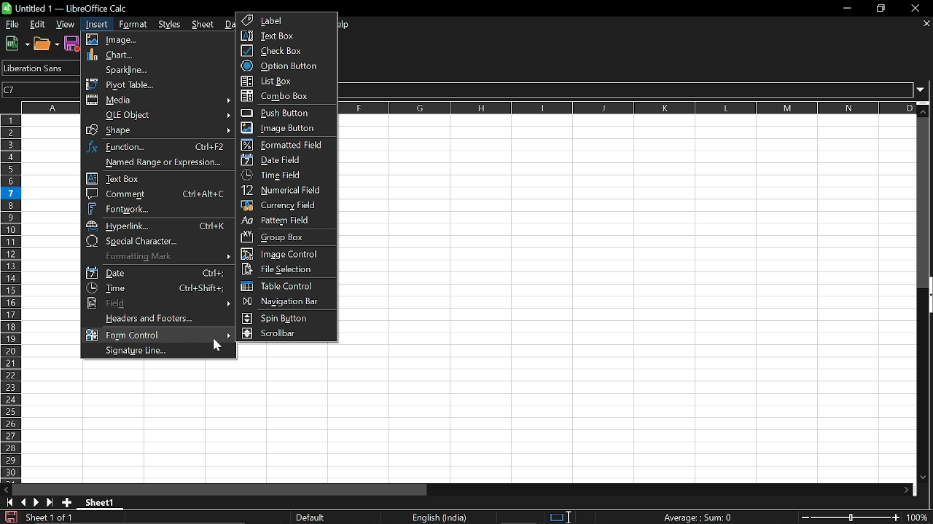  Describe the element at coordinates (95, 25) in the screenshot. I see `Insert` at that location.